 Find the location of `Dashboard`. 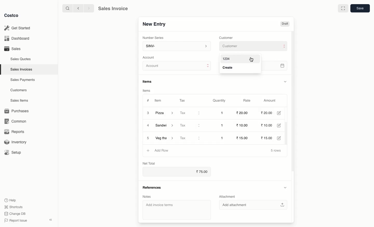

Dashboard is located at coordinates (16, 39).